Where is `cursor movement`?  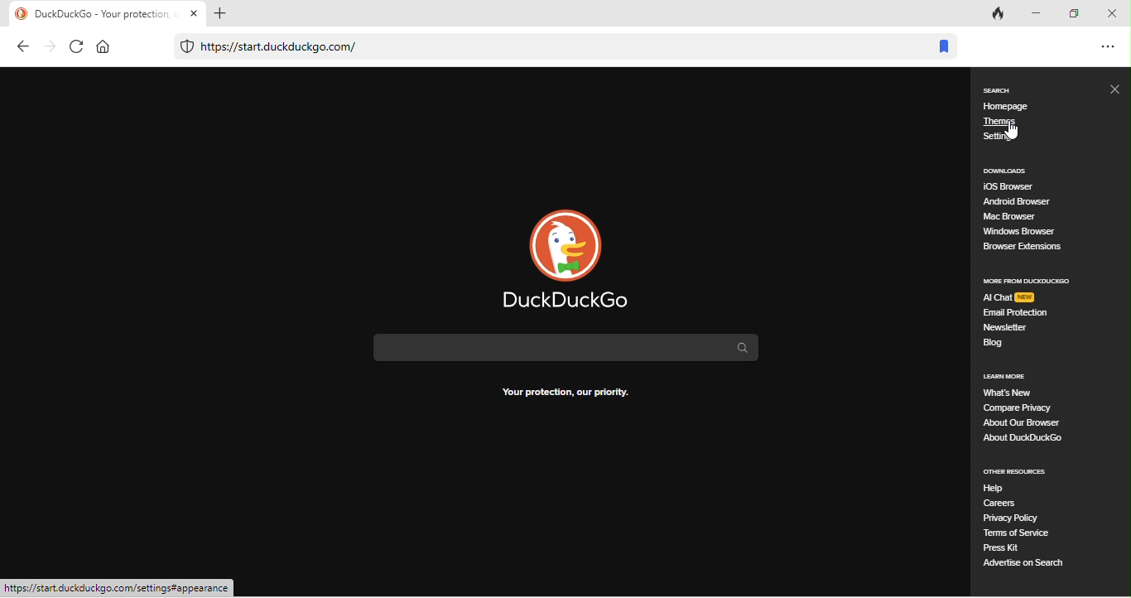 cursor movement is located at coordinates (1013, 133).